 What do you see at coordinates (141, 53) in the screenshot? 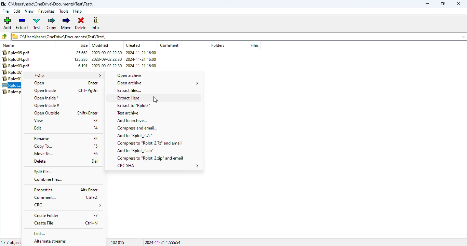
I see `2024-11-21 16:00` at bounding box center [141, 53].